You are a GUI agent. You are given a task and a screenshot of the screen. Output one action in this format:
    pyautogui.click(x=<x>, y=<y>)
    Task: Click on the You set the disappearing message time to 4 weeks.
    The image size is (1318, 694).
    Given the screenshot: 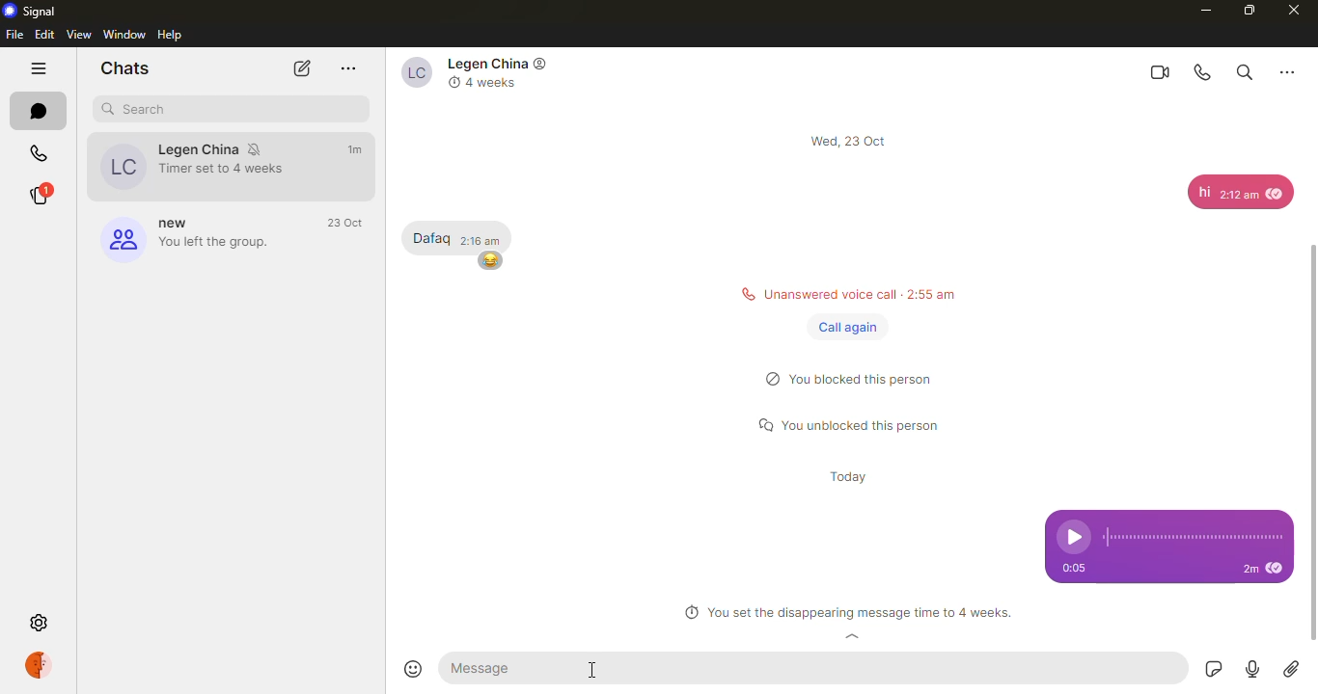 What is the action you would take?
    pyautogui.click(x=847, y=614)
    